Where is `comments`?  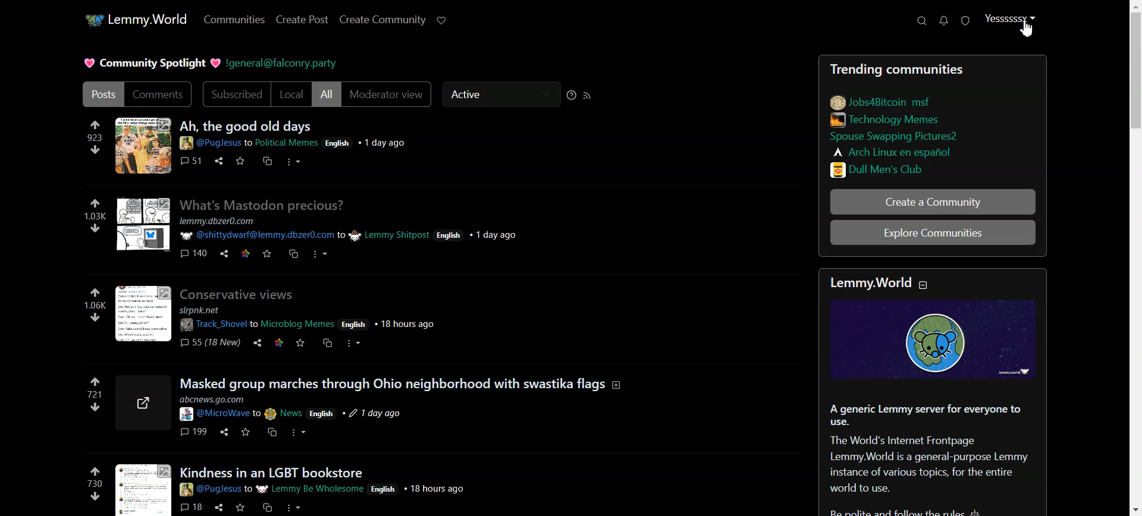
comments is located at coordinates (193, 251).